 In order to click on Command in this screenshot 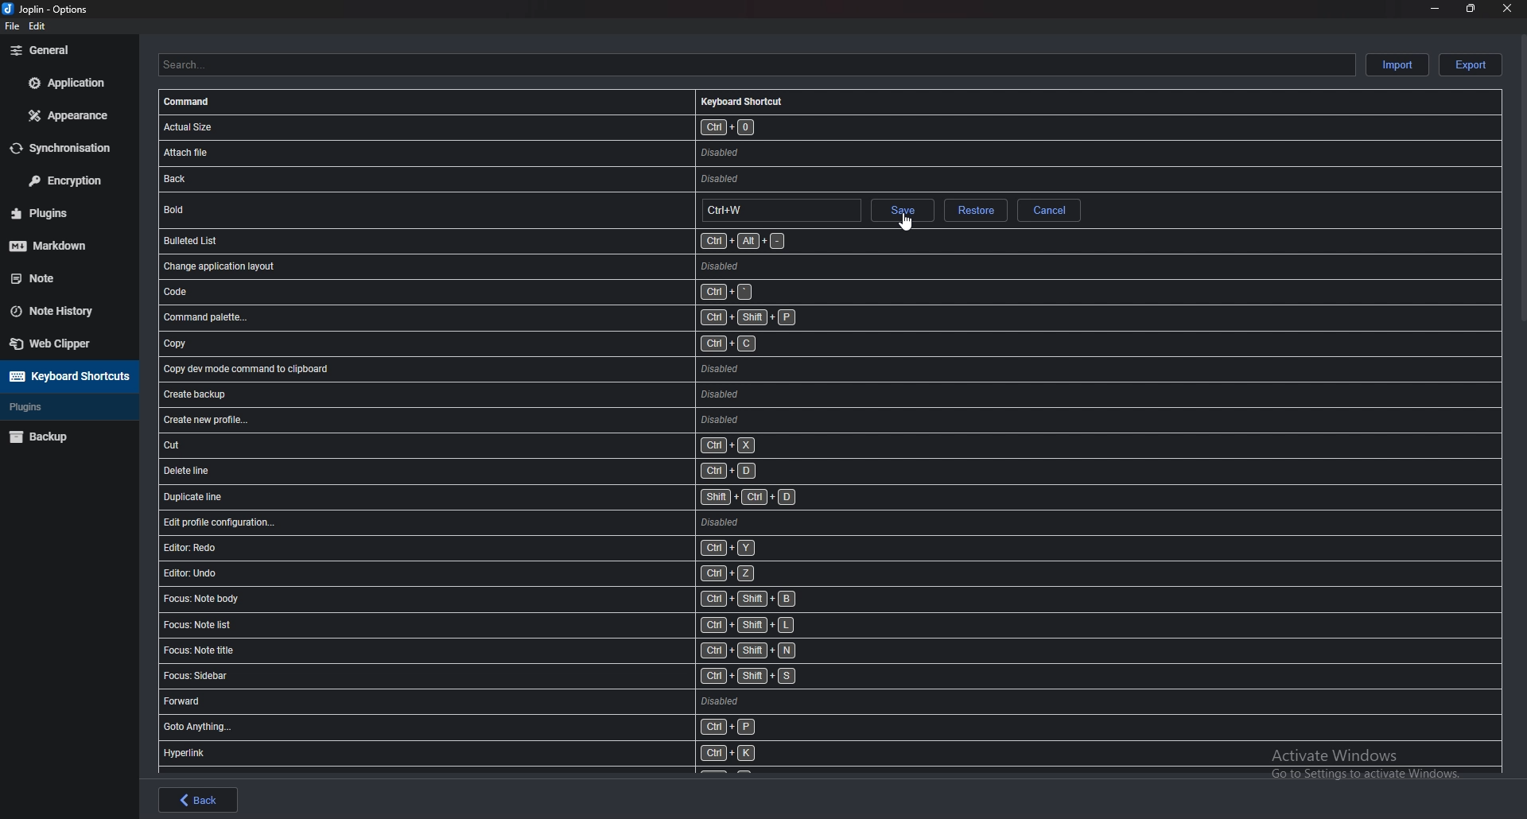, I will do `click(194, 101)`.